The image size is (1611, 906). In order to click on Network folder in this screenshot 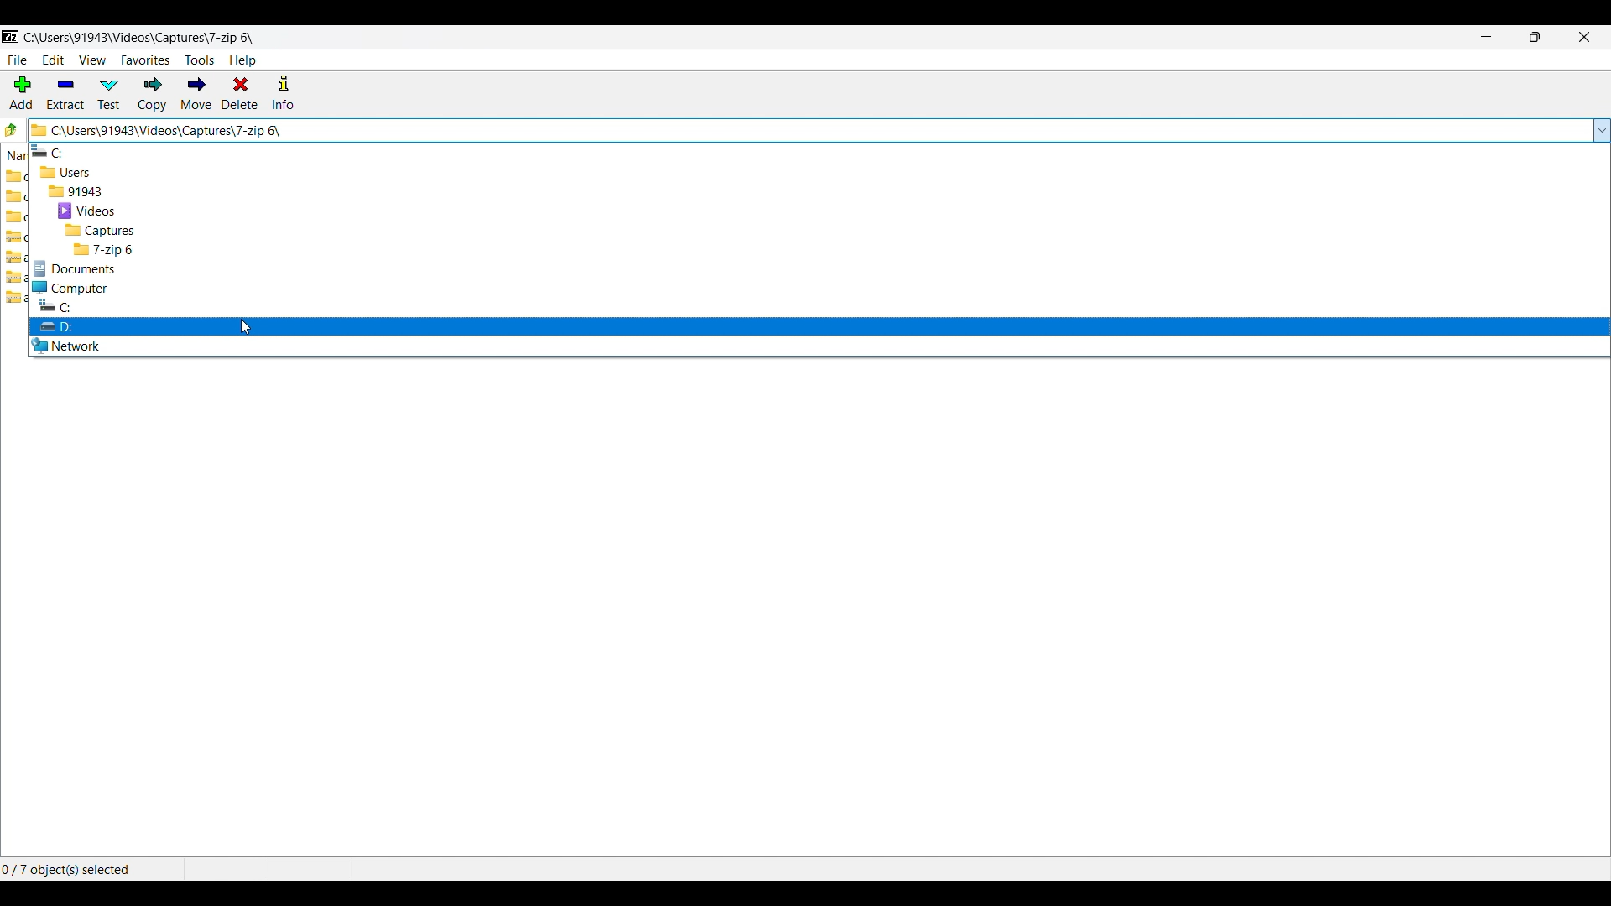, I will do `click(819, 346)`.